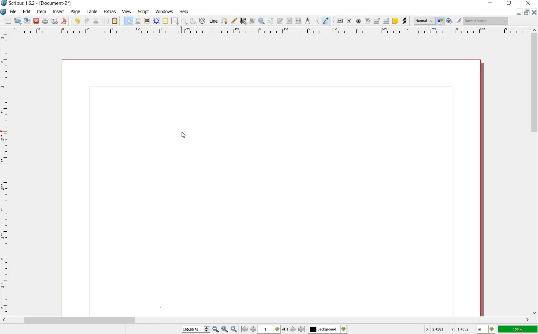 This screenshot has height=334, width=538. Describe the element at coordinates (225, 21) in the screenshot. I see `BEZIER CURVE` at that location.